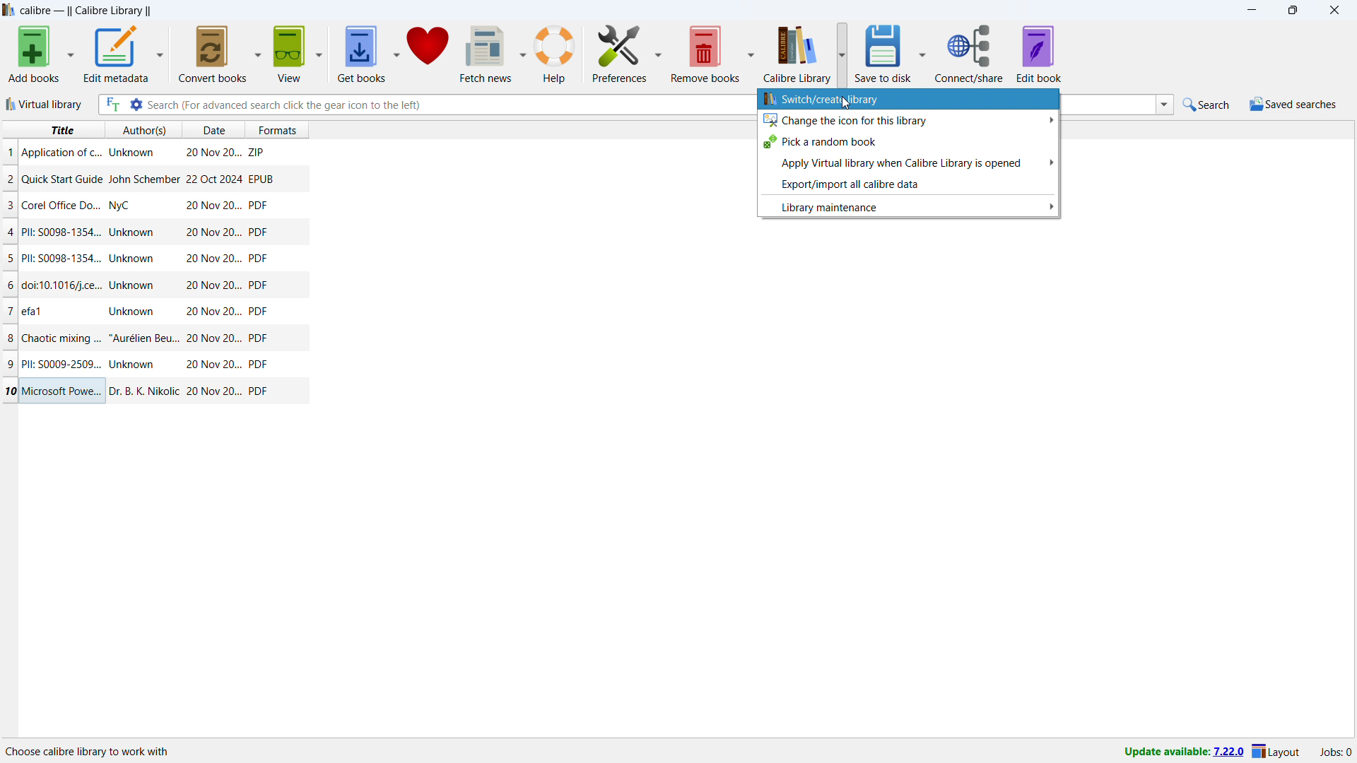  Describe the element at coordinates (111, 105) in the screenshot. I see `full text search` at that location.